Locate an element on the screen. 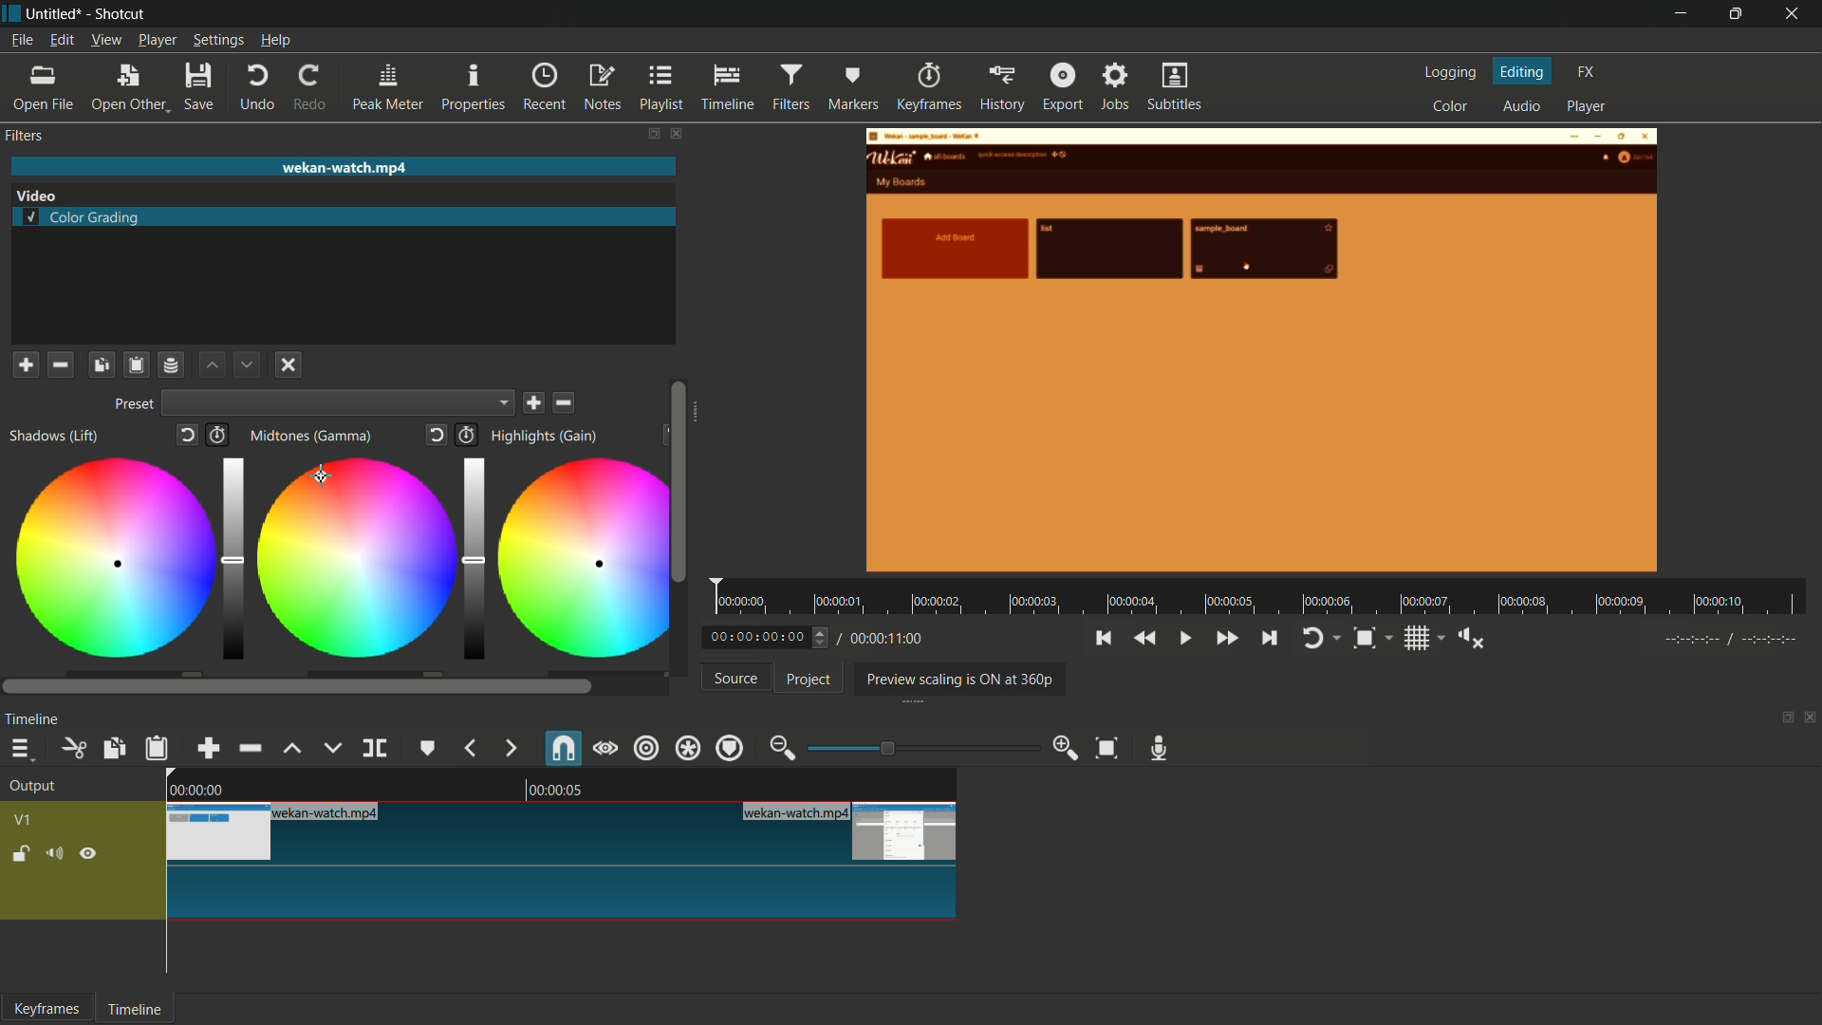 The image size is (1822, 1025). toggle play or pause is located at coordinates (1185, 639).